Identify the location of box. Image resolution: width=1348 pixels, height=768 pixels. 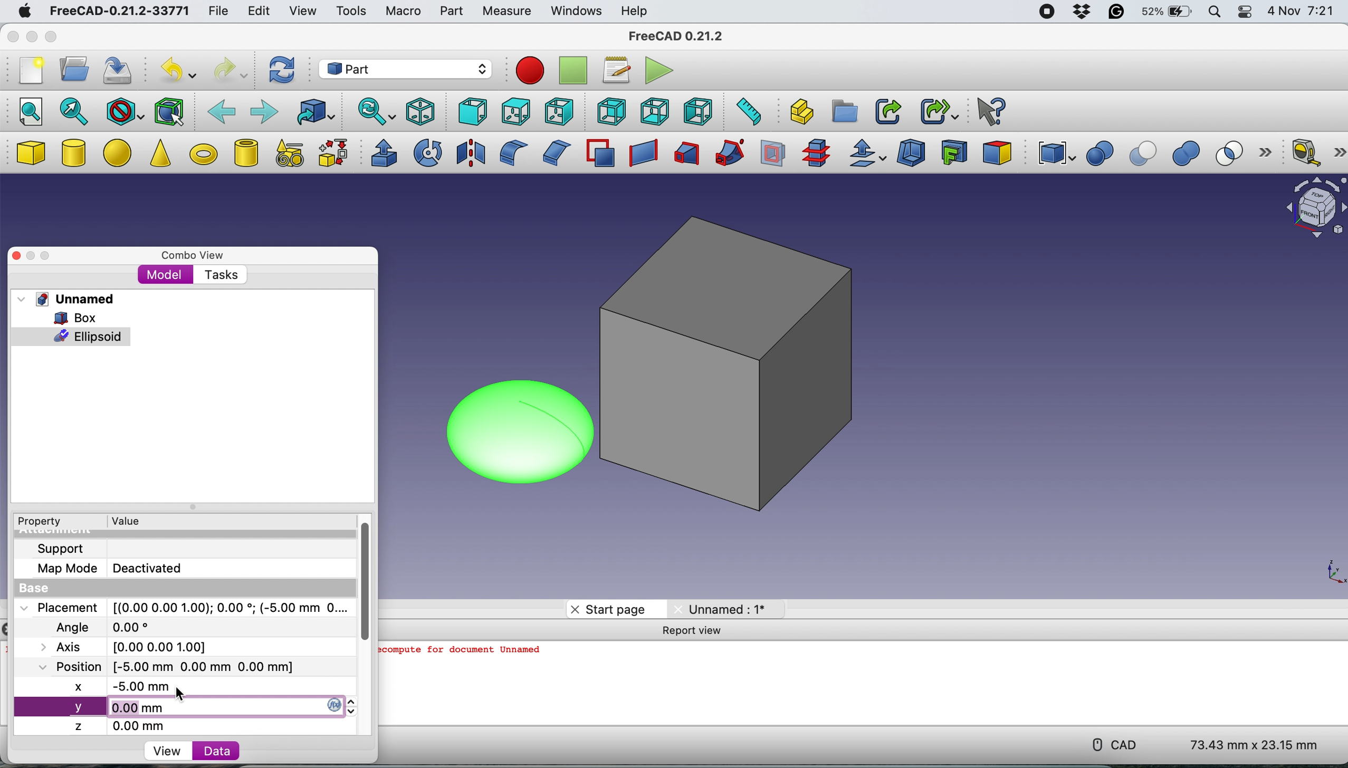
(739, 368).